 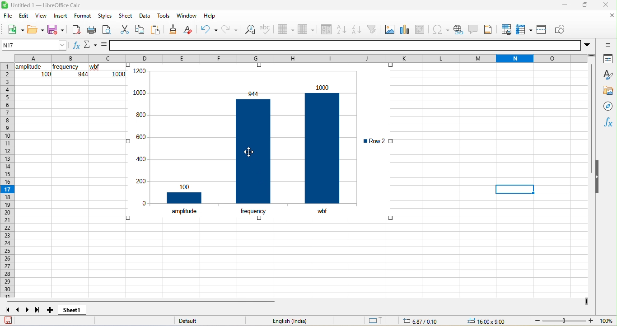 What do you see at coordinates (292, 320) in the screenshot?
I see `English (India)` at bounding box center [292, 320].